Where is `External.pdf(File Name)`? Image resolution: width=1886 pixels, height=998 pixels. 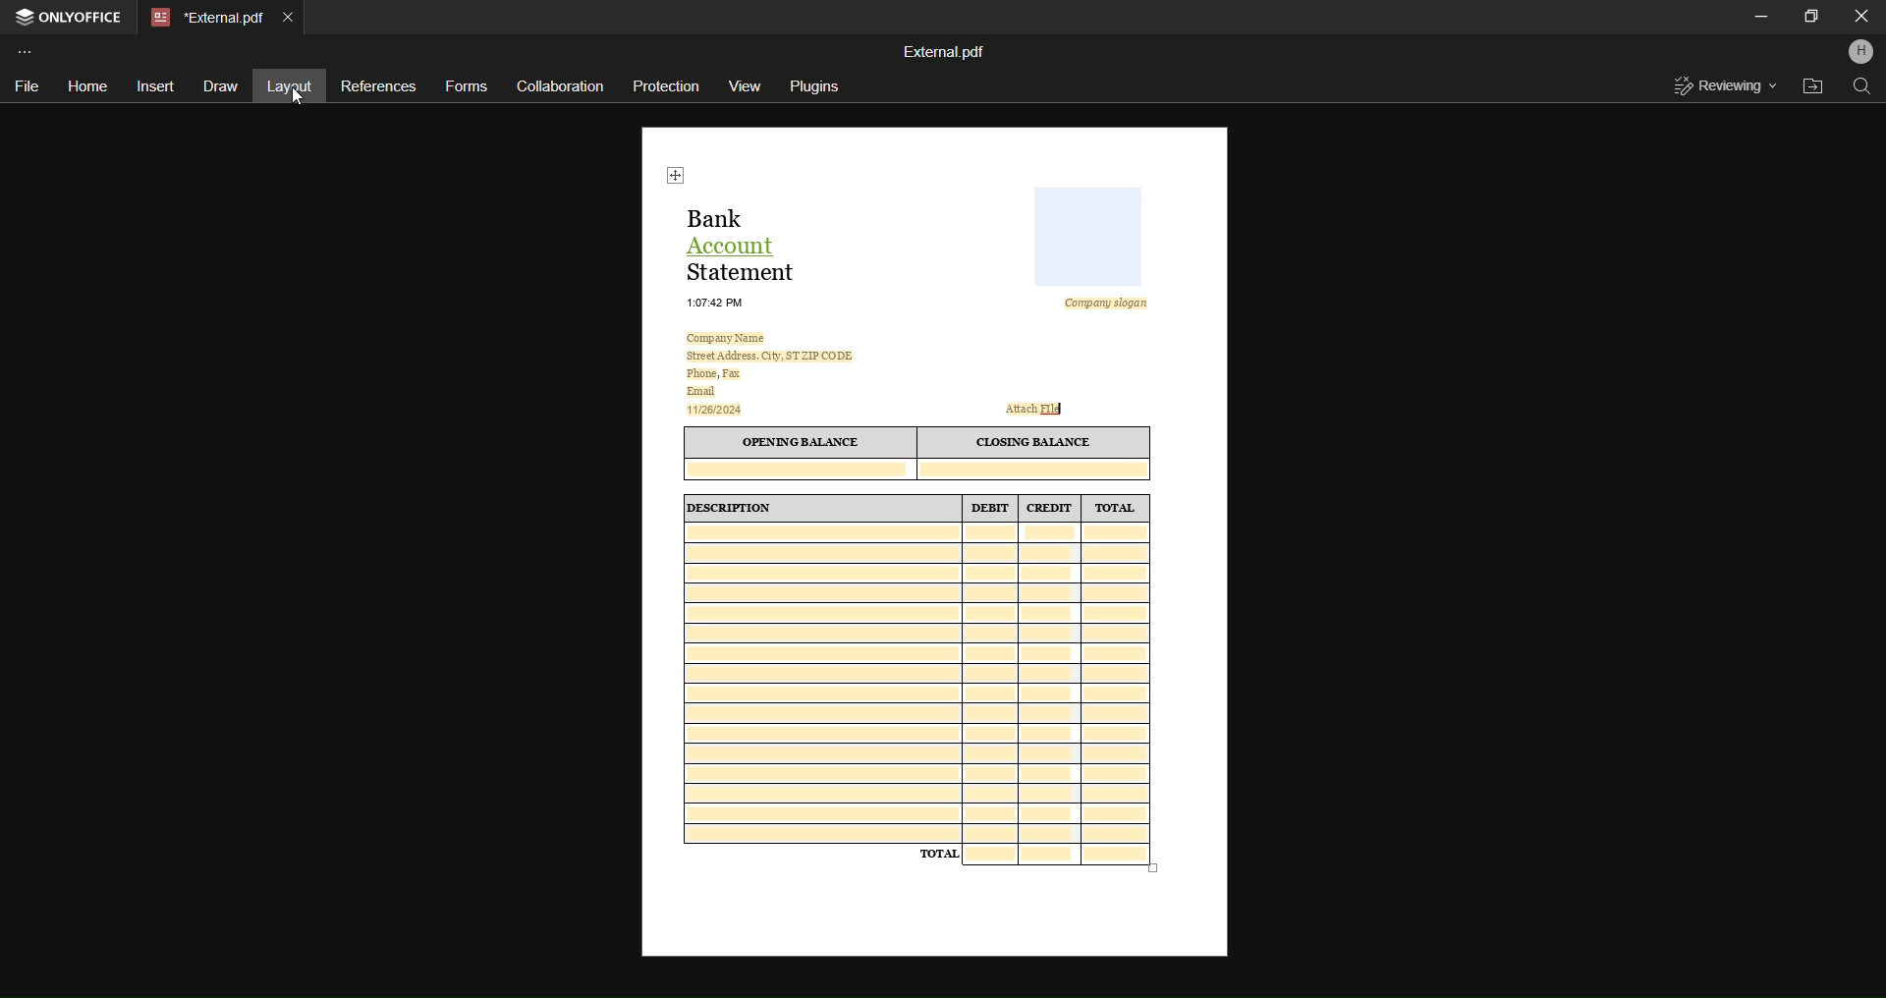 External.pdf(File Name) is located at coordinates (944, 50).